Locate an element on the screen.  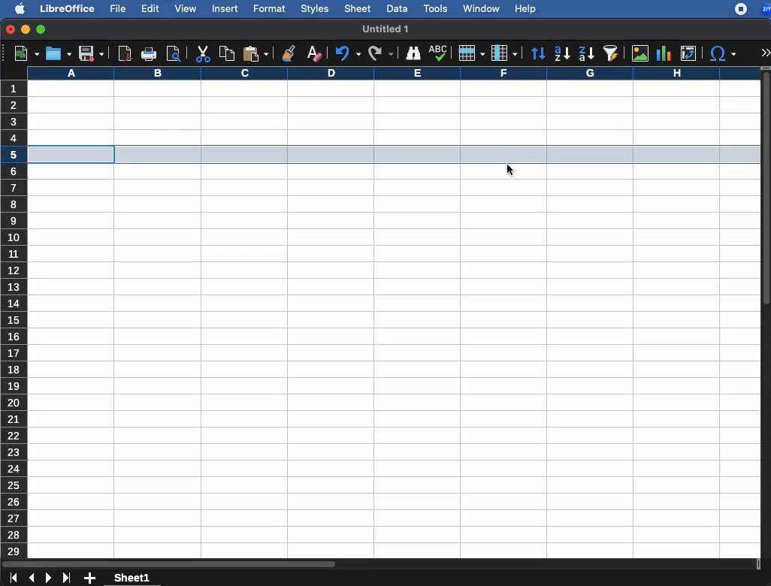
window is located at coordinates (482, 8).